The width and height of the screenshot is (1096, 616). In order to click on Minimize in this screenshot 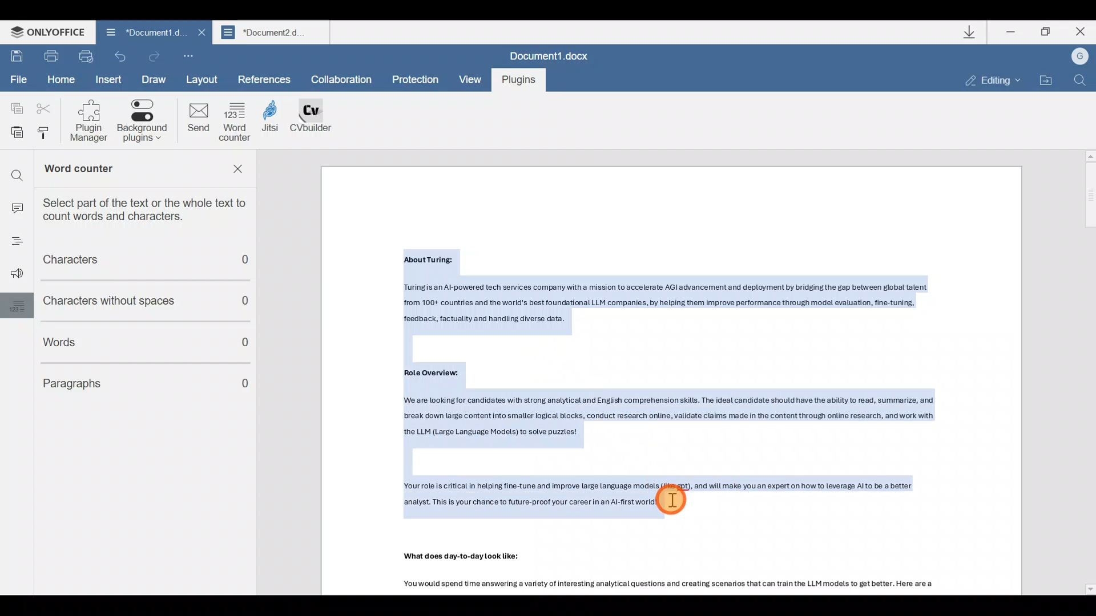, I will do `click(1009, 34)`.